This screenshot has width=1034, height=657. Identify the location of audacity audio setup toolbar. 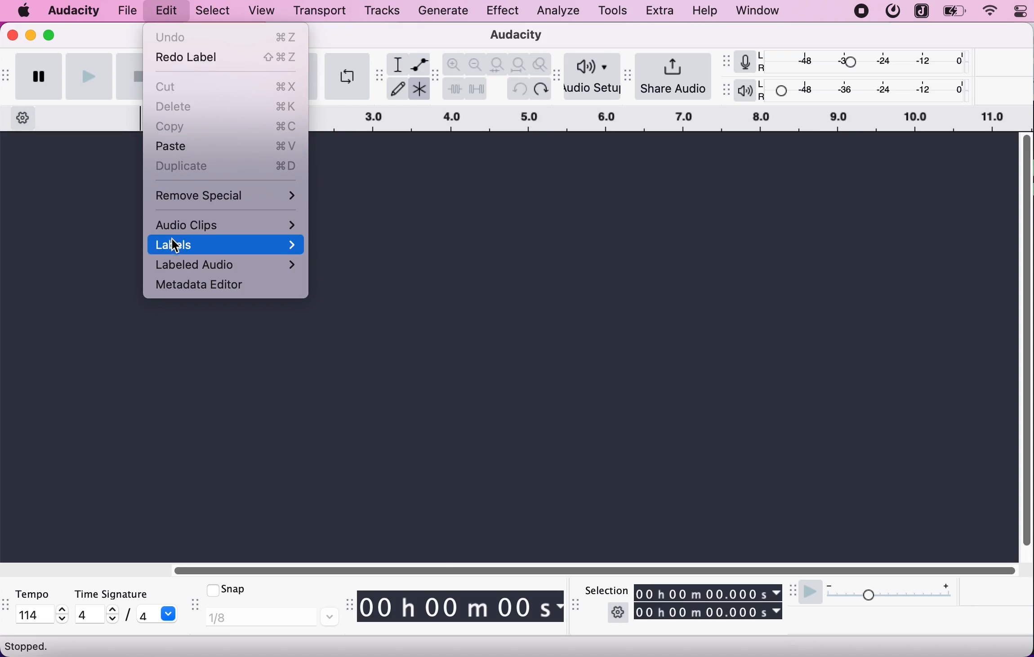
(558, 80).